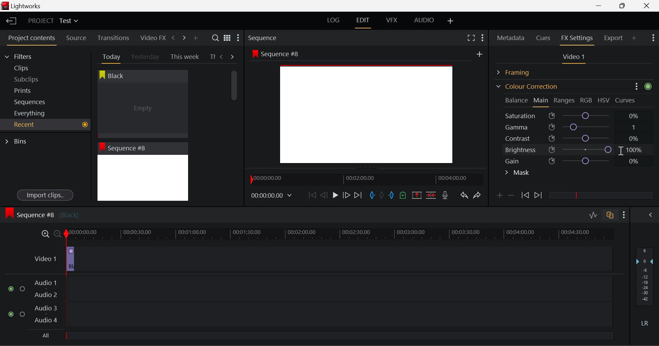 This screenshot has height=346, width=659. I want to click on Full Screen, so click(471, 37).